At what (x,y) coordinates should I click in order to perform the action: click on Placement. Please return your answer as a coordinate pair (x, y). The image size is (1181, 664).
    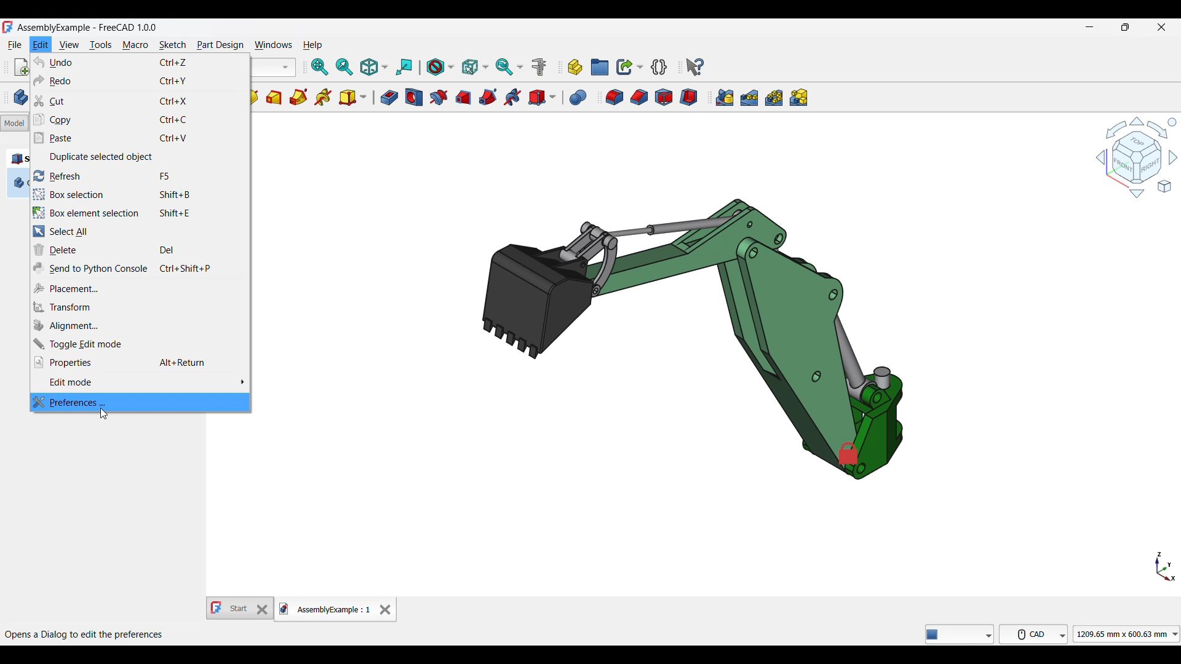
    Looking at the image, I should click on (140, 288).